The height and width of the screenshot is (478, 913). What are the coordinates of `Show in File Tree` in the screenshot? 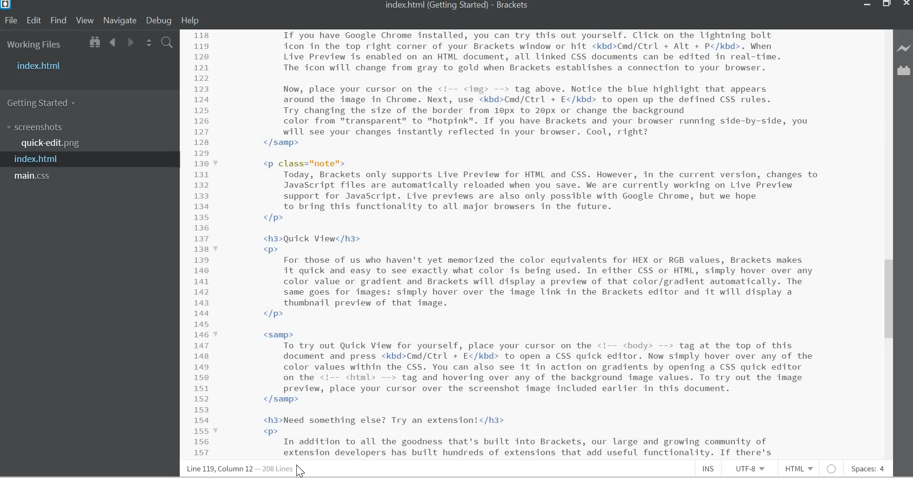 It's located at (95, 42).